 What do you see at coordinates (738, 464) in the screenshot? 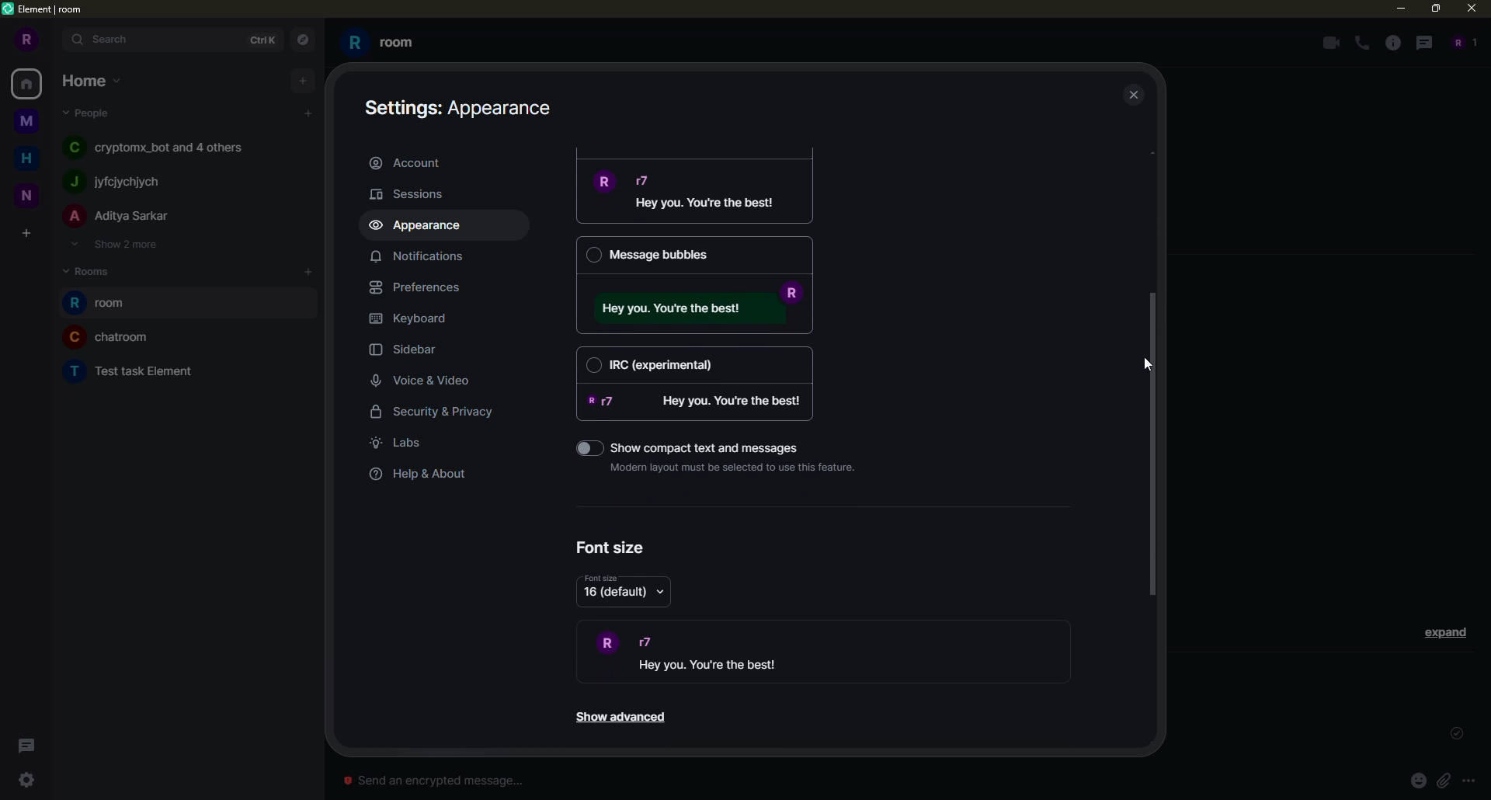
I see `Modern layout must be selected to use this feature.` at bounding box center [738, 464].